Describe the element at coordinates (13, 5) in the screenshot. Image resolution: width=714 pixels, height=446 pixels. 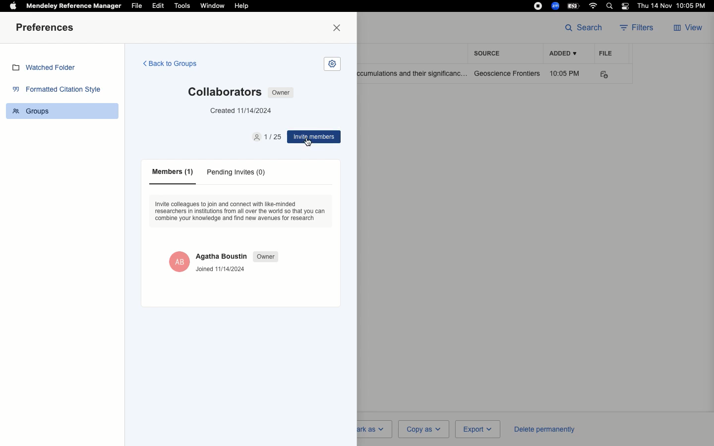
I see `Apple logo` at that location.